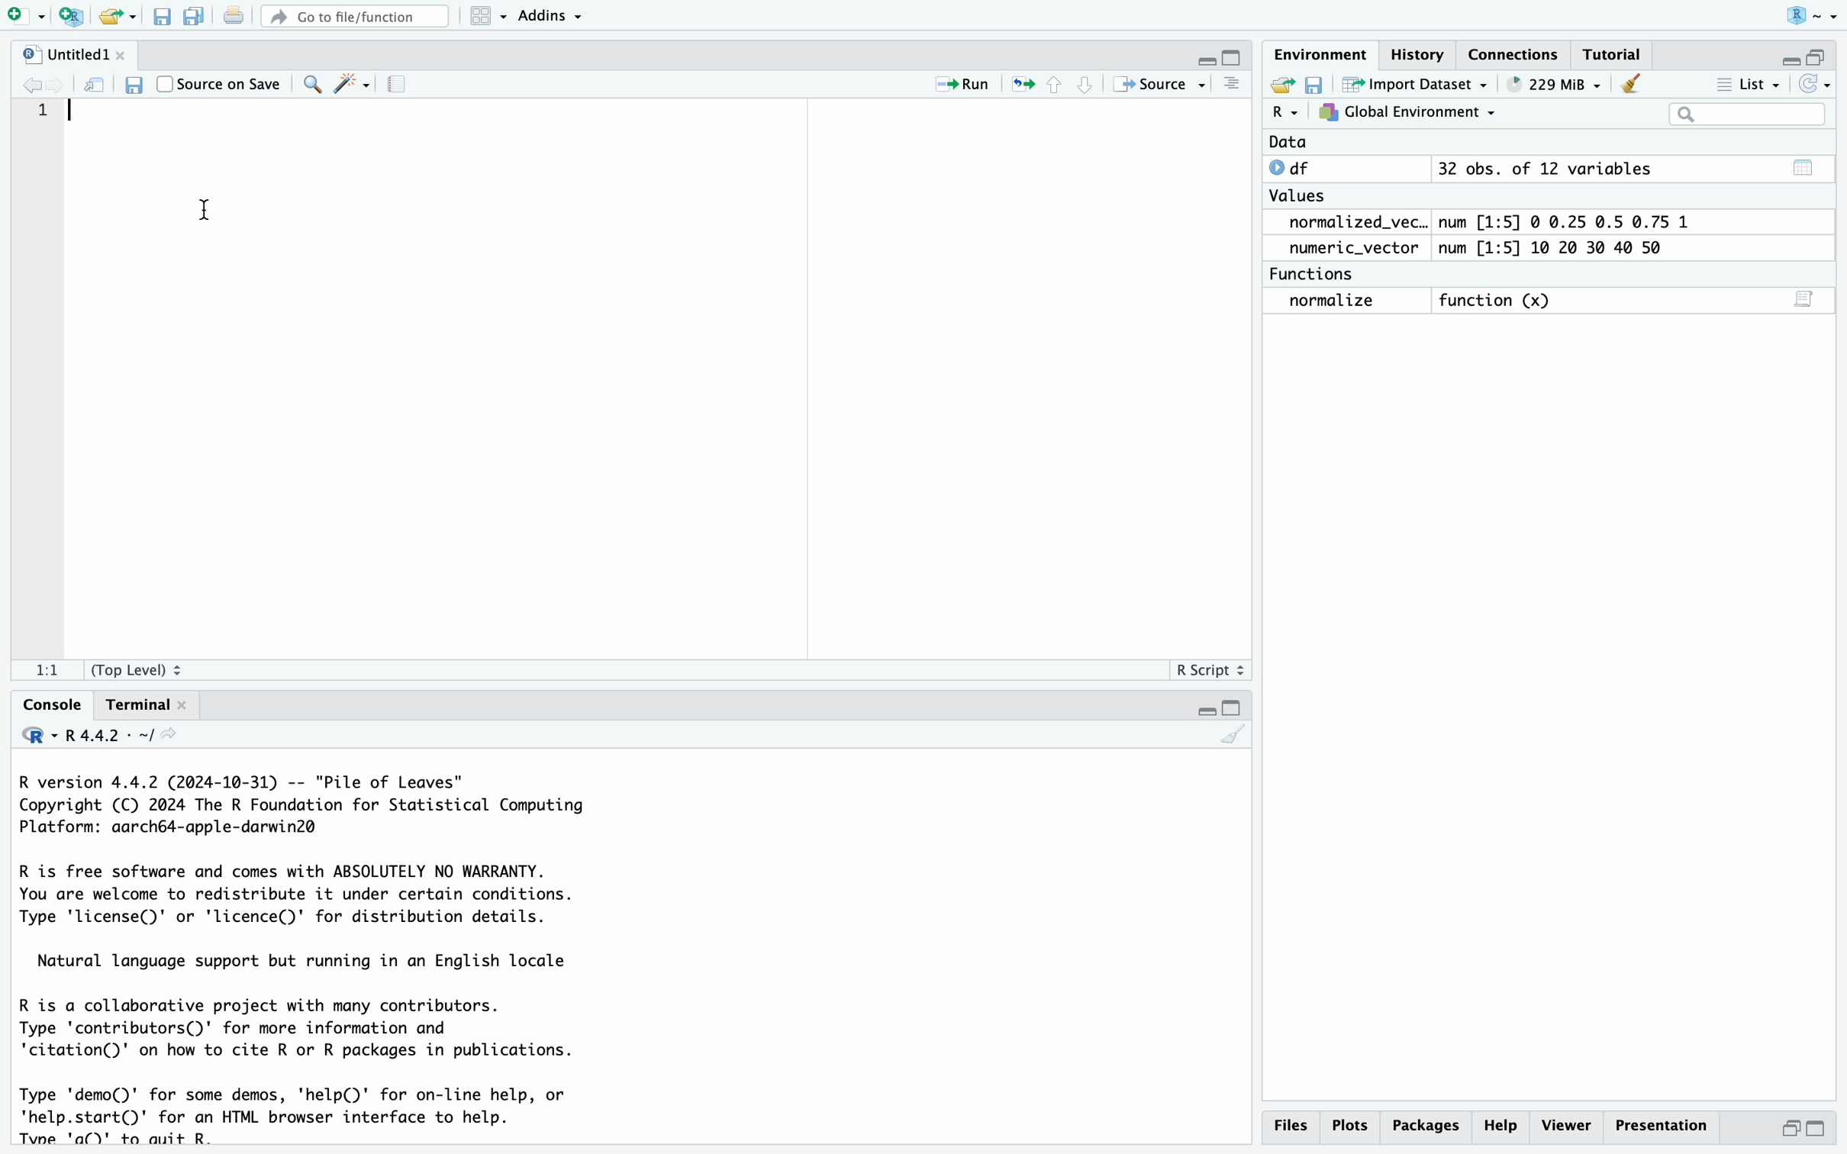  Describe the element at coordinates (1236, 59) in the screenshot. I see `maximize` at that location.